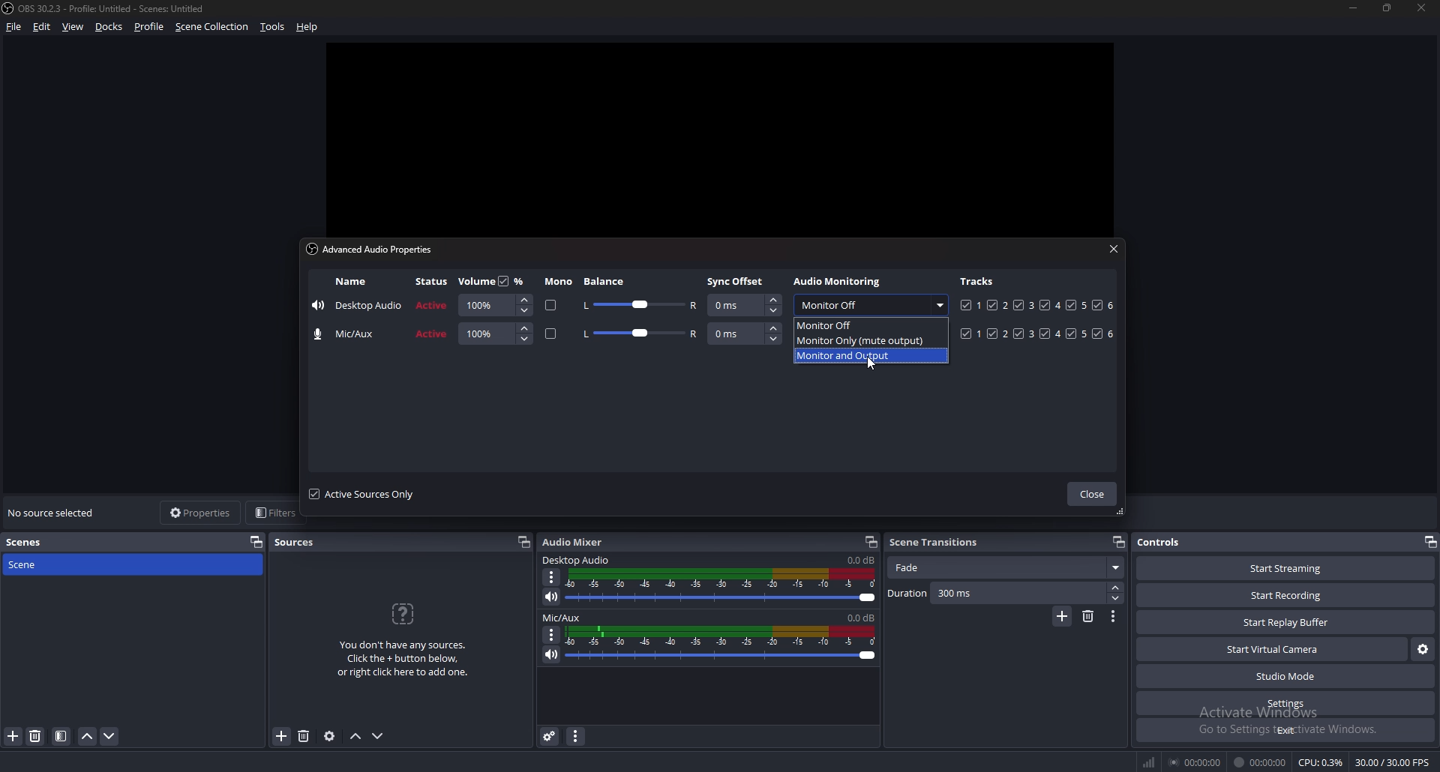  I want to click on sync offset, so click(736, 281).